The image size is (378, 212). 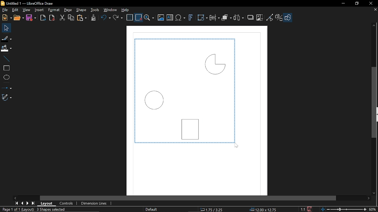 What do you see at coordinates (369, 199) in the screenshot?
I see `Move right` at bounding box center [369, 199].